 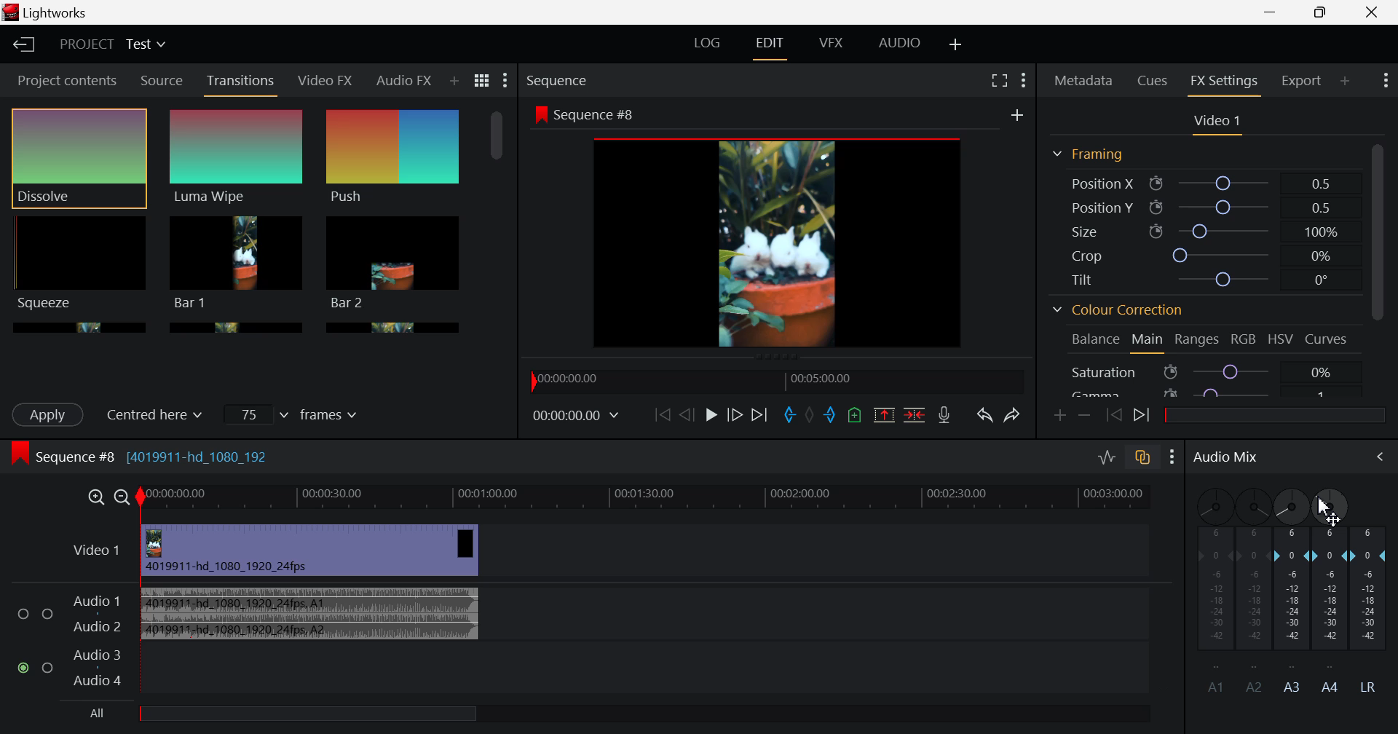 What do you see at coordinates (1381, 269) in the screenshot?
I see `Scroll Bar` at bounding box center [1381, 269].